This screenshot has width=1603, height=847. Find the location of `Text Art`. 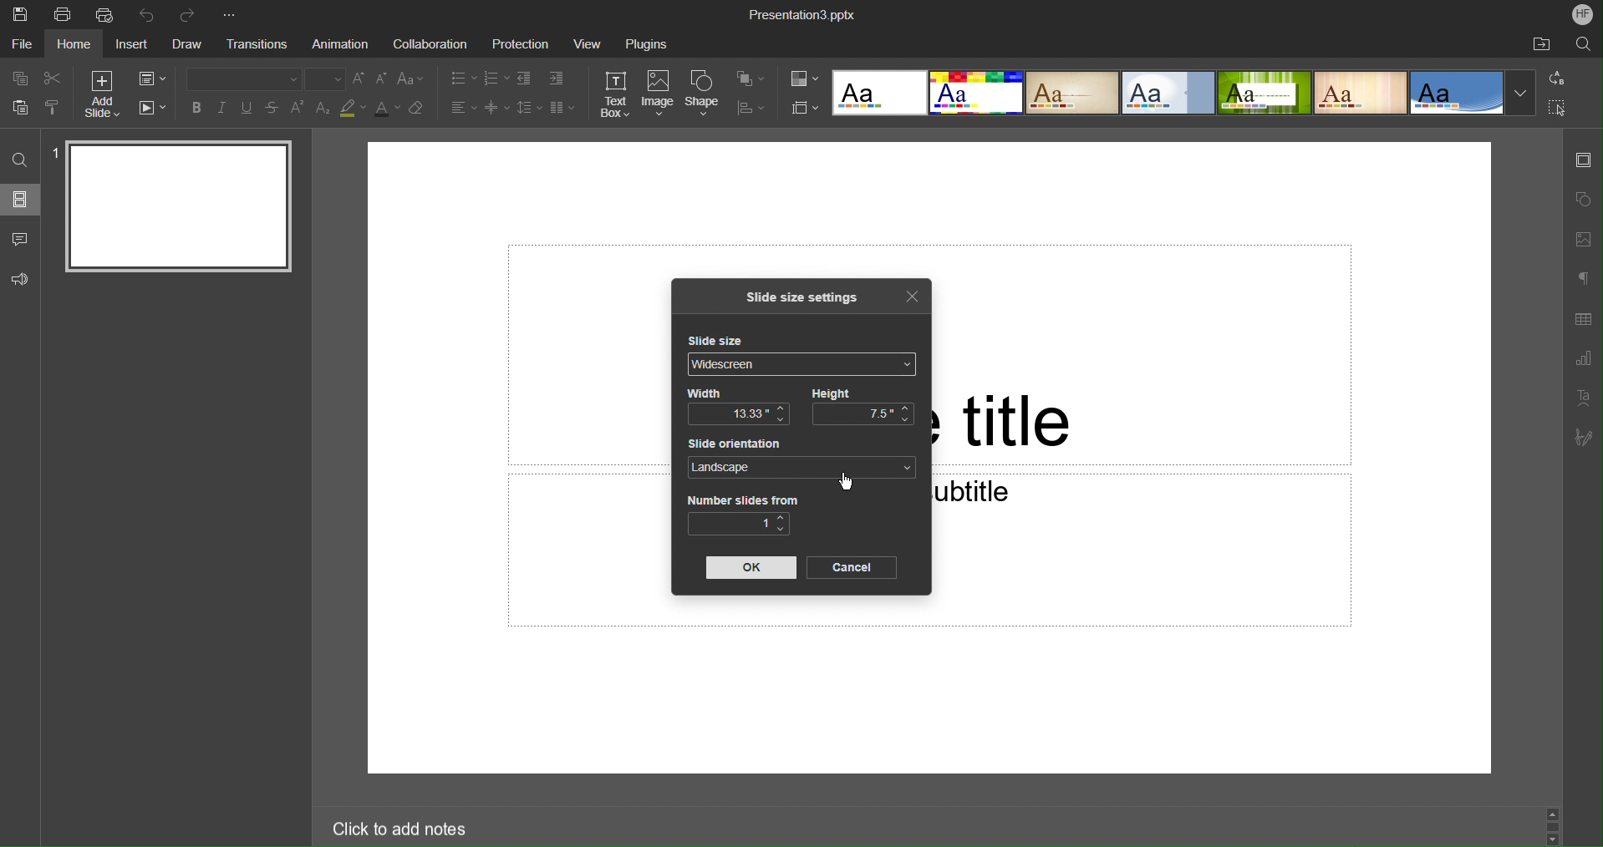

Text Art is located at coordinates (1583, 398).